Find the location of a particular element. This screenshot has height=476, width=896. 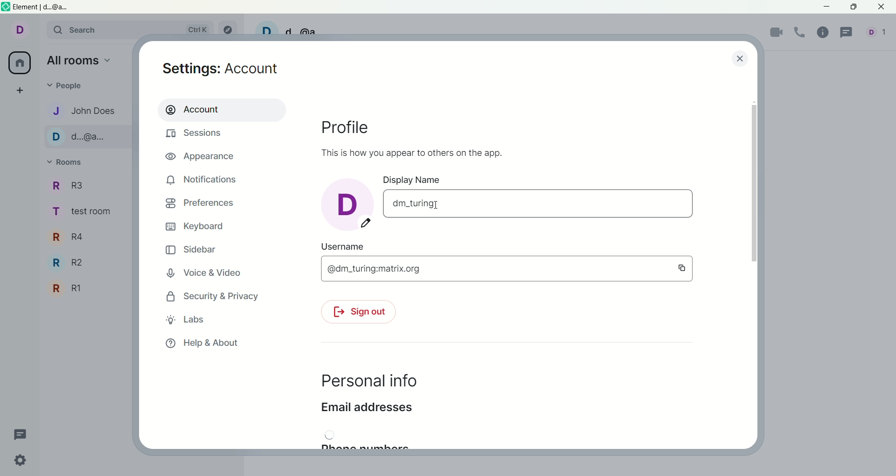

voice and video is located at coordinates (209, 274).